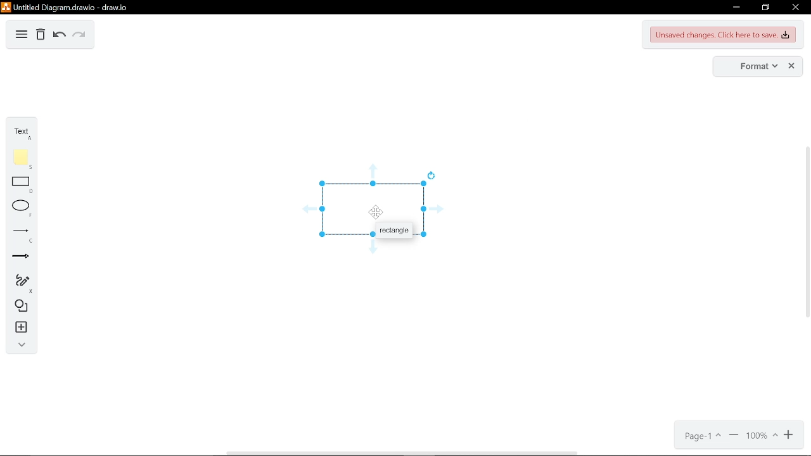  I want to click on cursor, so click(376, 212).